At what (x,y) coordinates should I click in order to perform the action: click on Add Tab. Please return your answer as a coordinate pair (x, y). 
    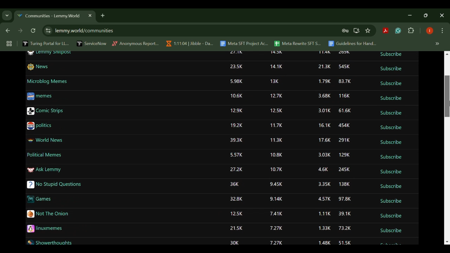
    Looking at the image, I should click on (102, 15).